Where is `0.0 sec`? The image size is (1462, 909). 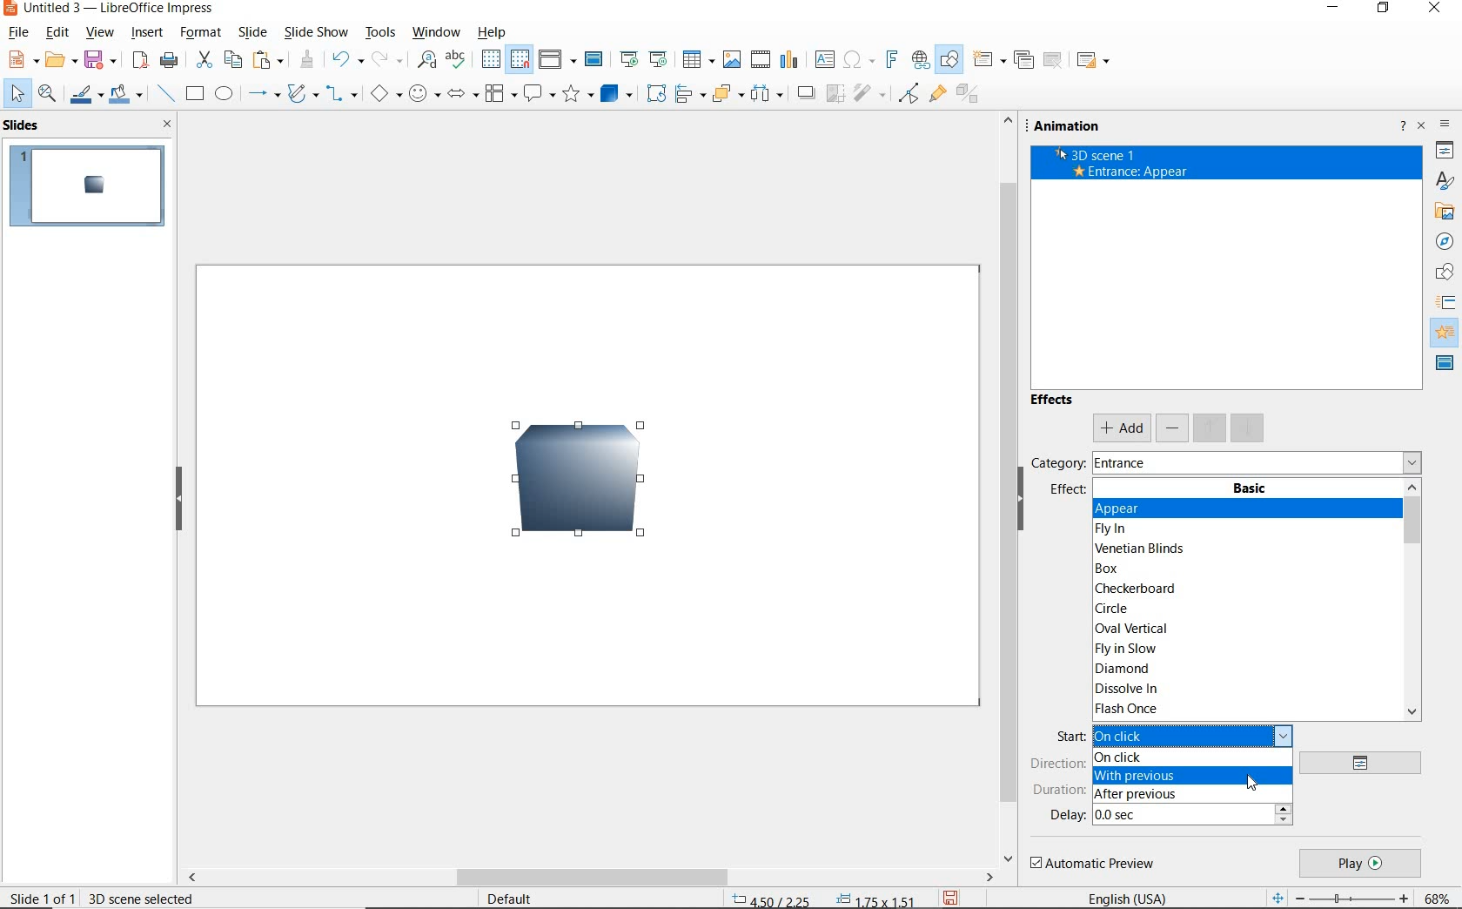 0.0 sec is located at coordinates (1193, 816).